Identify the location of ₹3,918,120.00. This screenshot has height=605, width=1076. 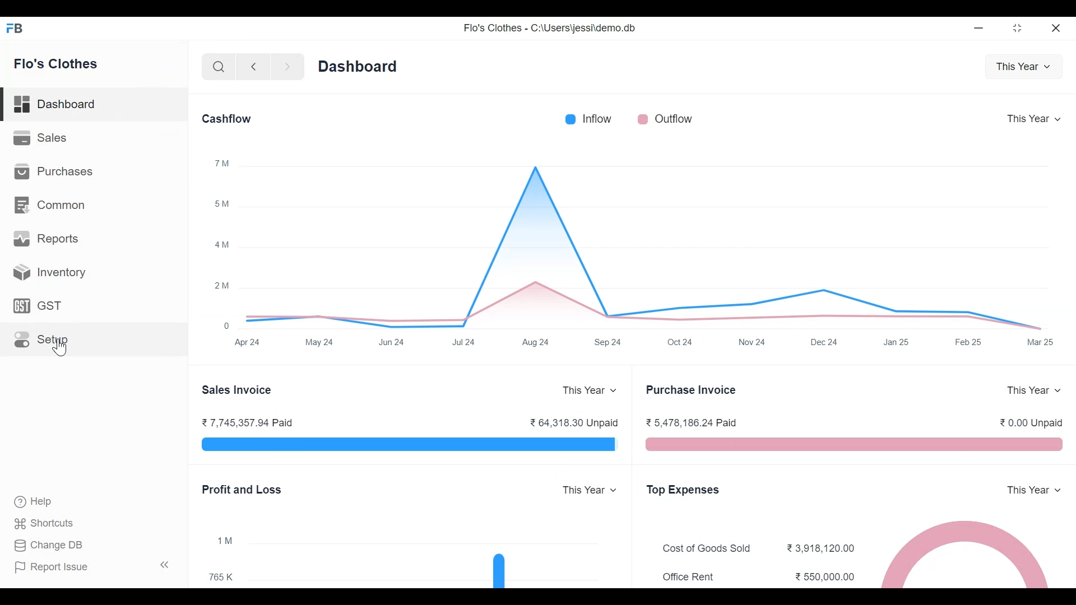
(820, 548).